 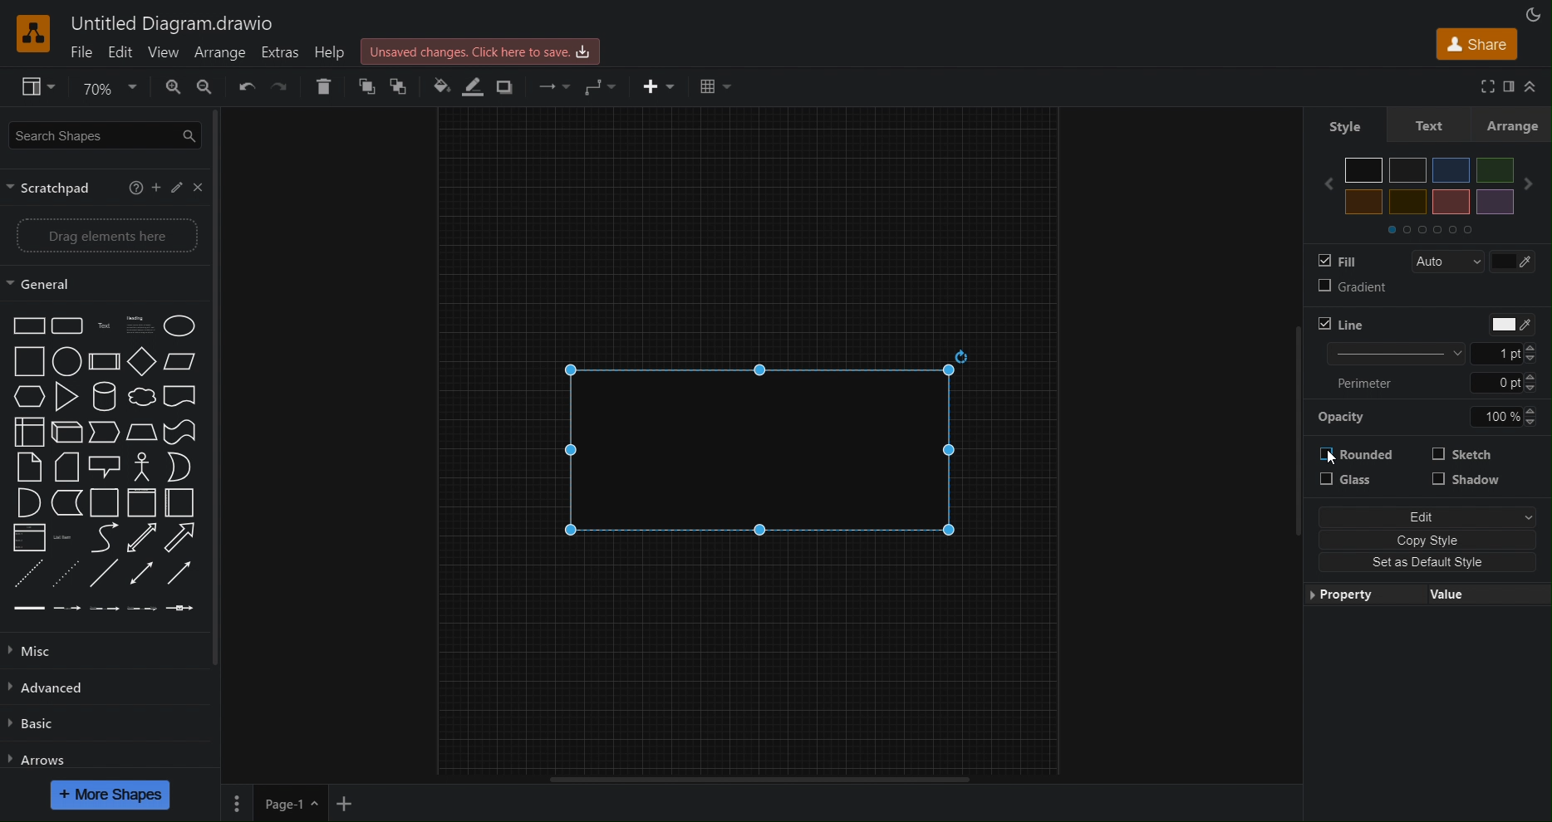 I want to click on Send Front, so click(x=400, y=87).